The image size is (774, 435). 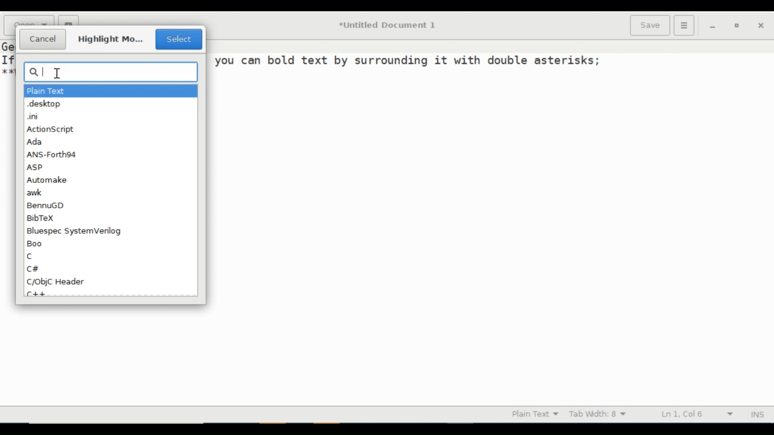 What do you see at coordinates (44, 104) in the screenshot?
I see `.desktop` at bounding box center [44, 104].